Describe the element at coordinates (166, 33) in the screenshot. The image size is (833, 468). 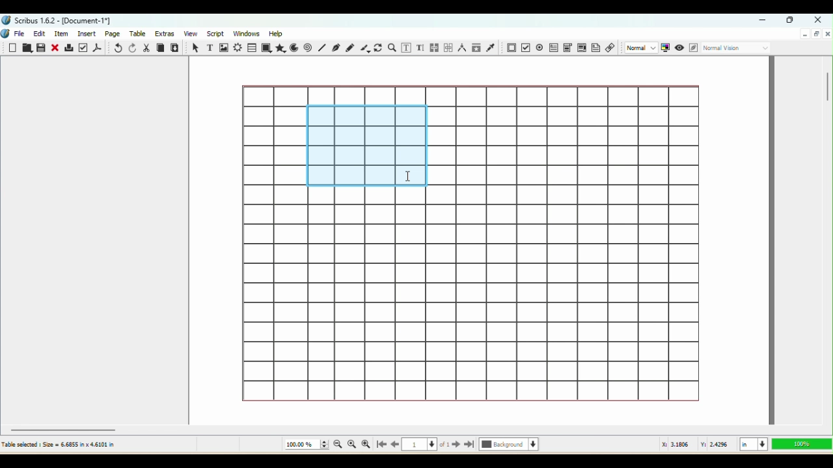
I see `Extras` at that location.